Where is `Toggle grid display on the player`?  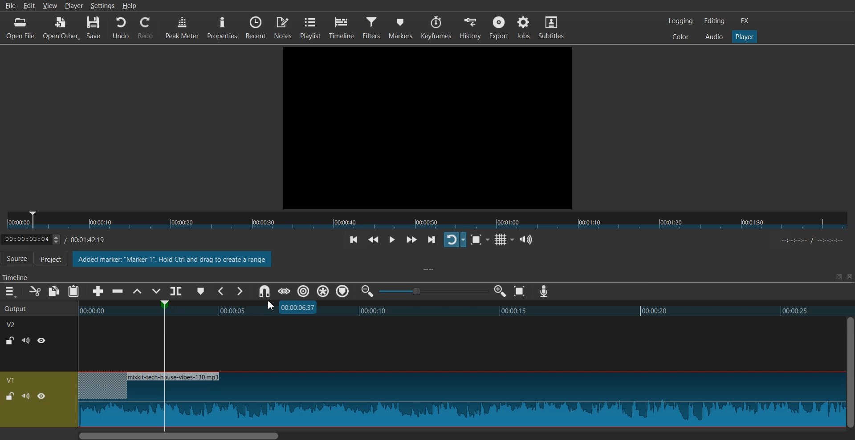
Toggle grid display on the player is located at coordinates (502, 240).